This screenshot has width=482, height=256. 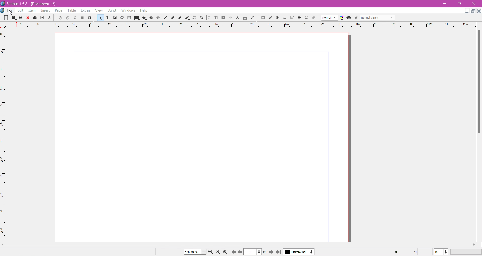 What do you see at coordinates (10, 11) in the screenshot?
I see `file menu` at bounding box center [10, 11].